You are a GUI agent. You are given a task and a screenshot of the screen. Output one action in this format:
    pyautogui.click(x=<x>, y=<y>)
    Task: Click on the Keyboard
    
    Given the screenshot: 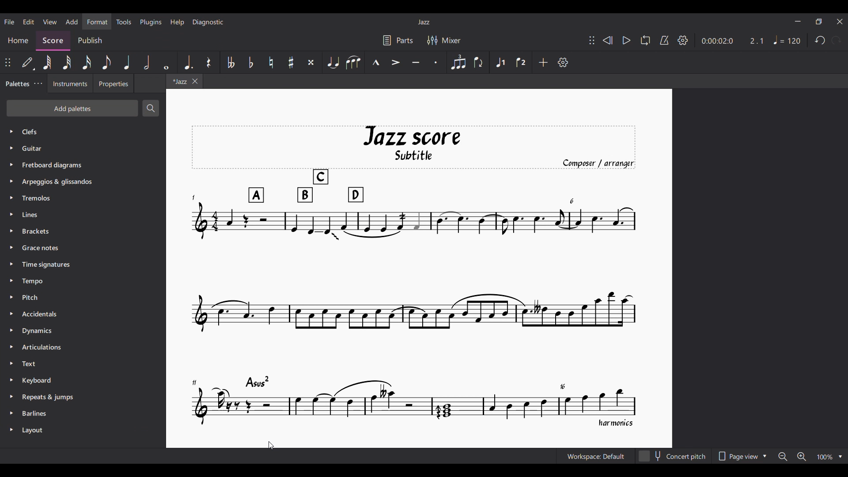 What is the action you would take?
    pyautogui.click(x=42, y=380)
    